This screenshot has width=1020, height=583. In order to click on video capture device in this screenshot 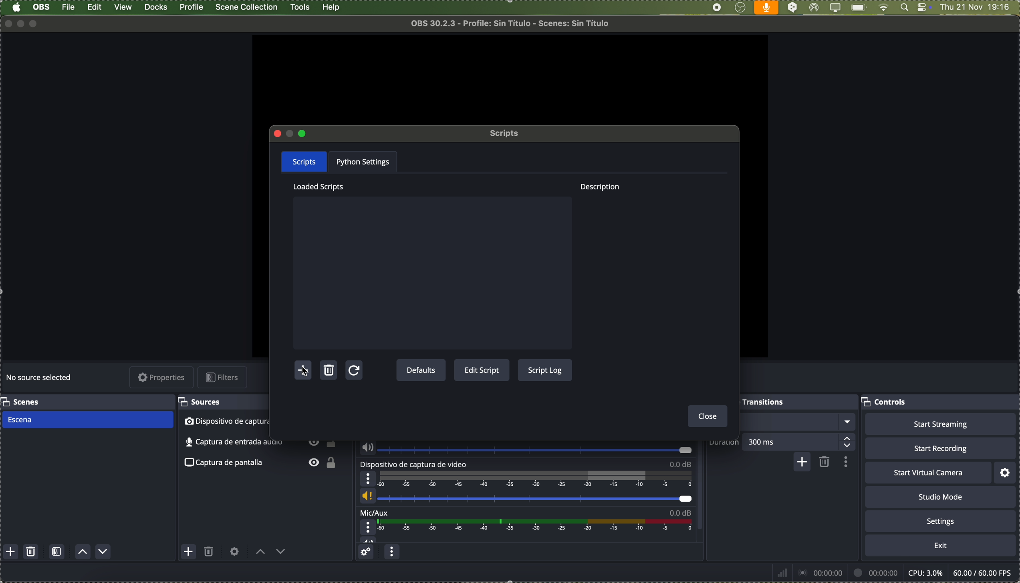, I will do `click(526, 483)`.